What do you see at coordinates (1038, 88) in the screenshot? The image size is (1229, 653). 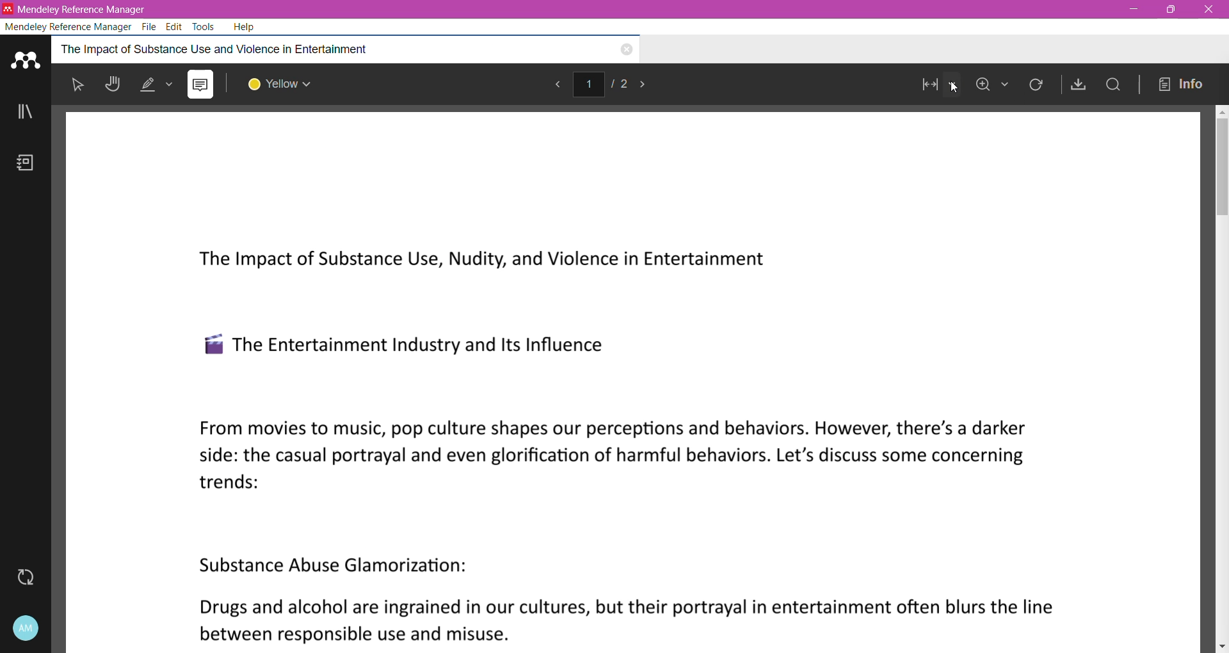 I see `Rotate Current Page` at bounding box center [1038, 88].